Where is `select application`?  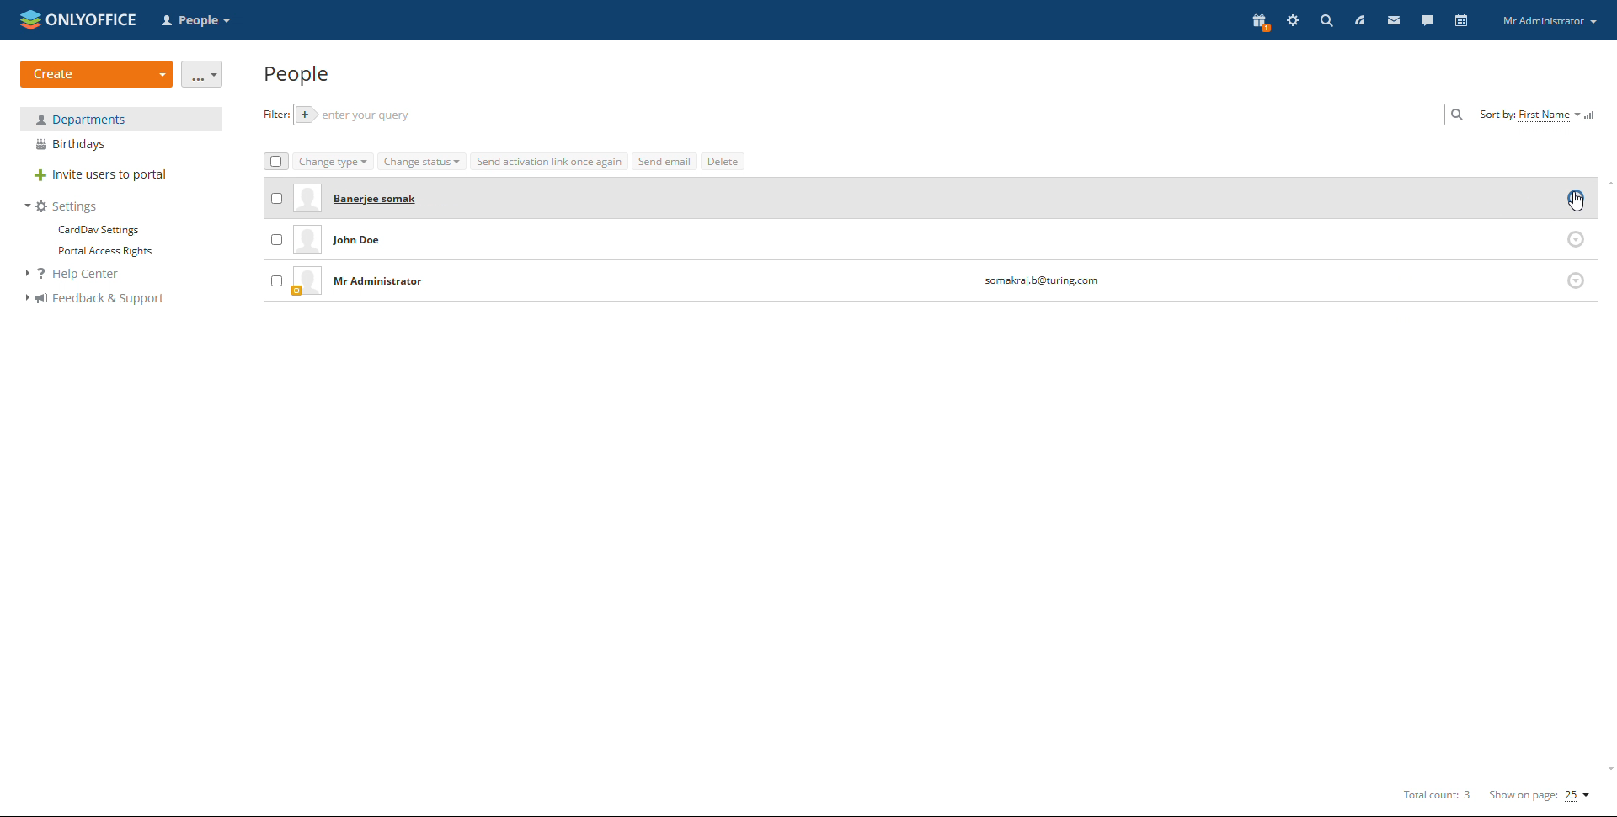 select application is located at coordinates (199, 21).